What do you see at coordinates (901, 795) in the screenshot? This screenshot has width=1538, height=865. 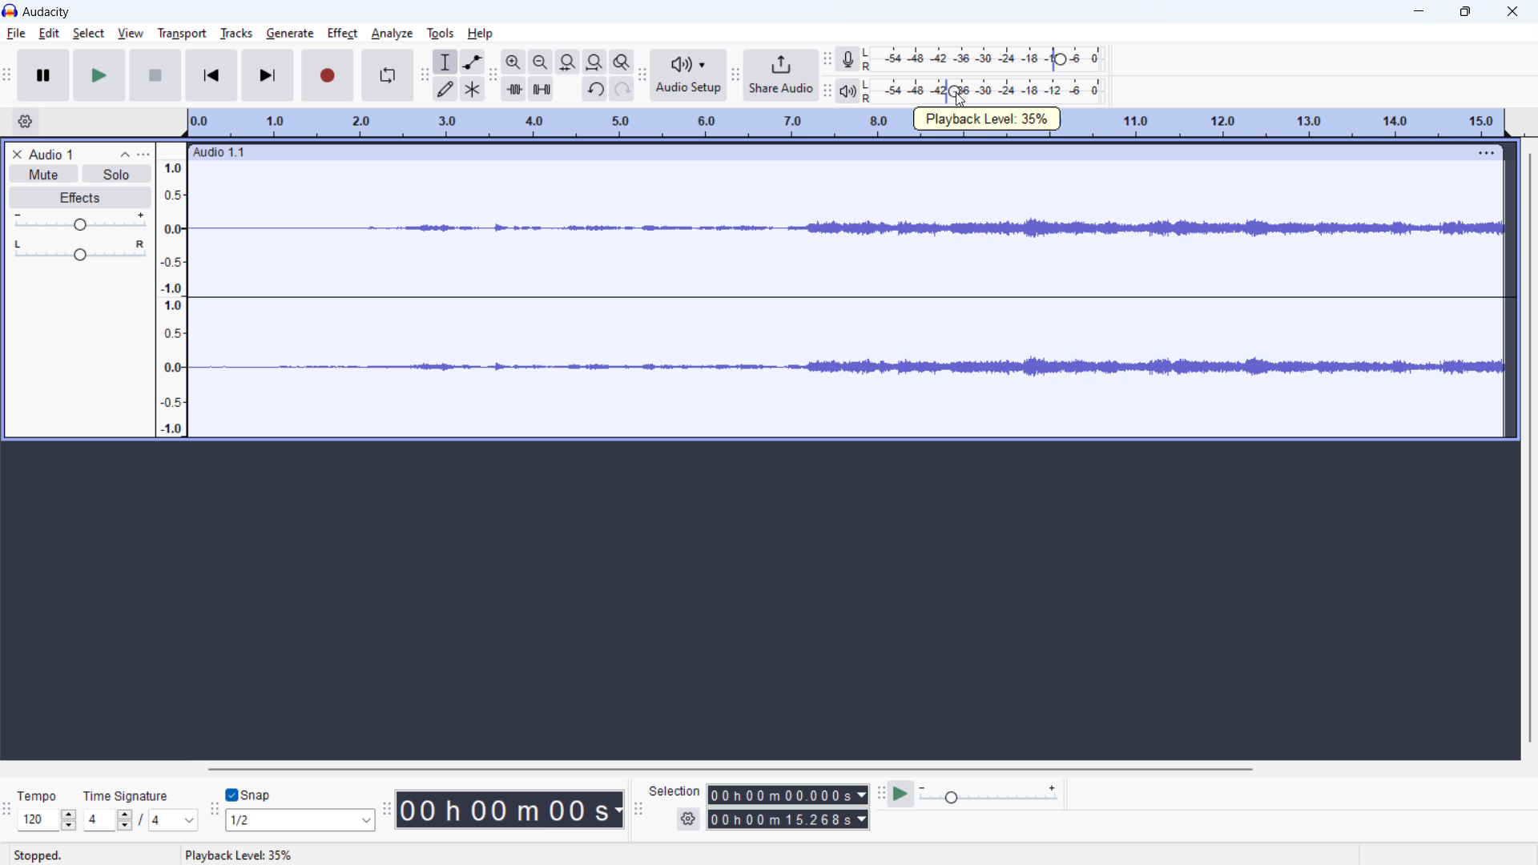 I see `play at speed` at bounding box center [901, 795].